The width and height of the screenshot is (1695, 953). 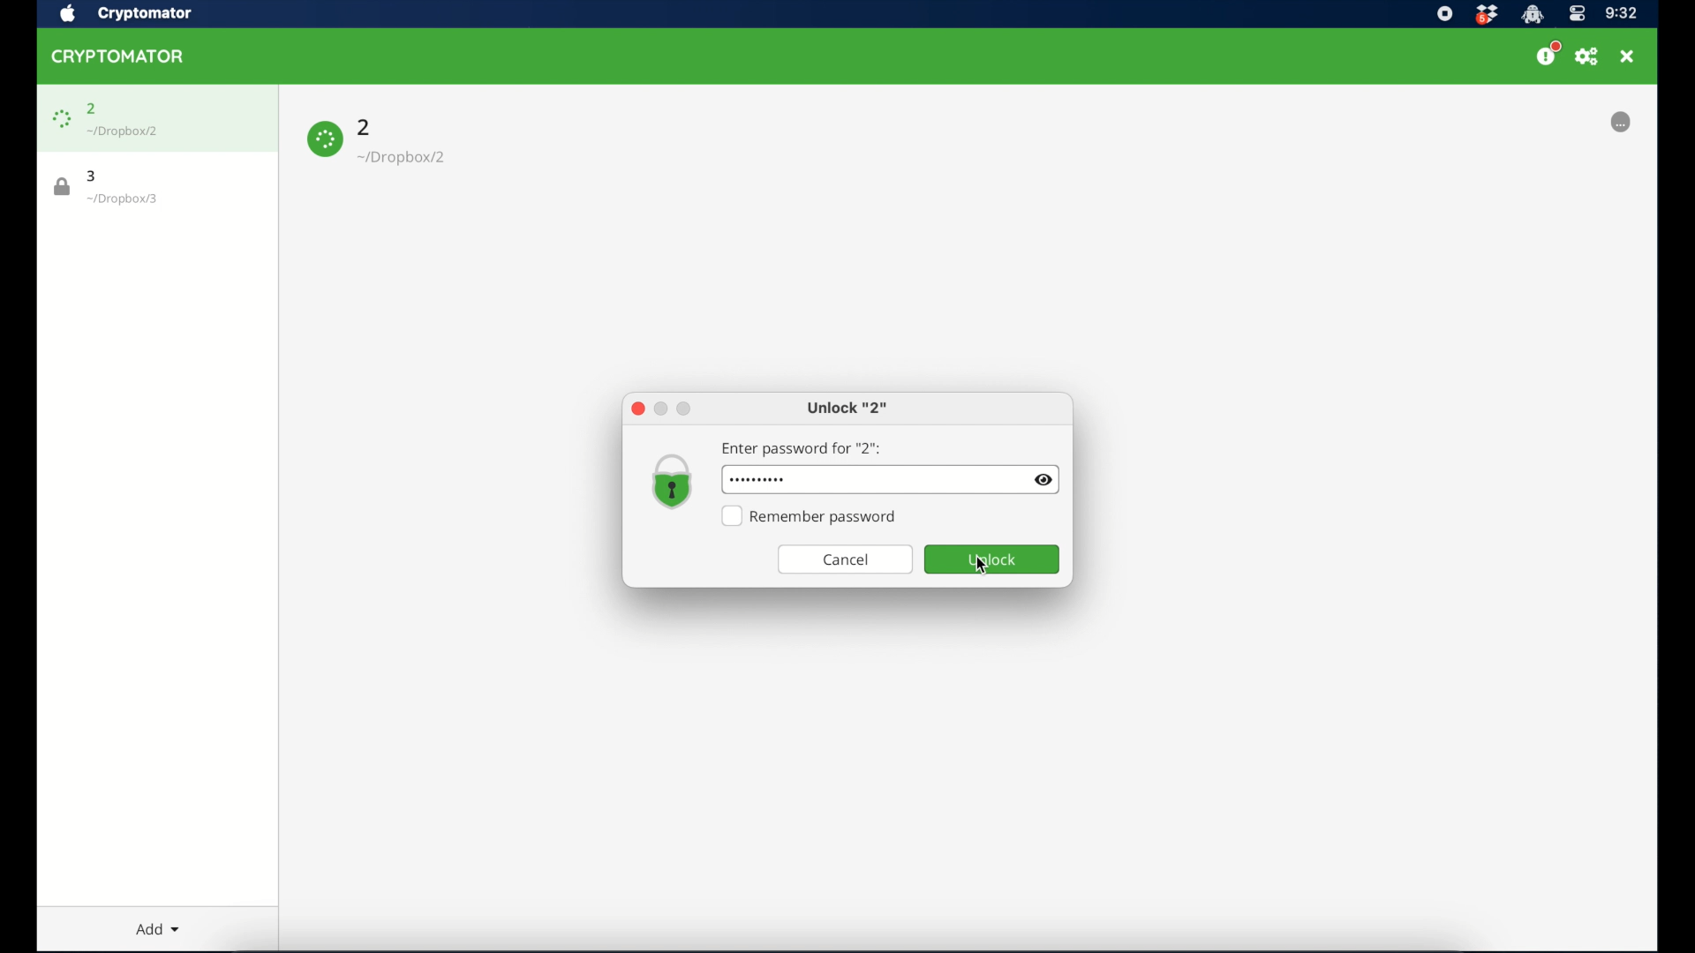 I want to click on locked, so click(x=1601, y=122).